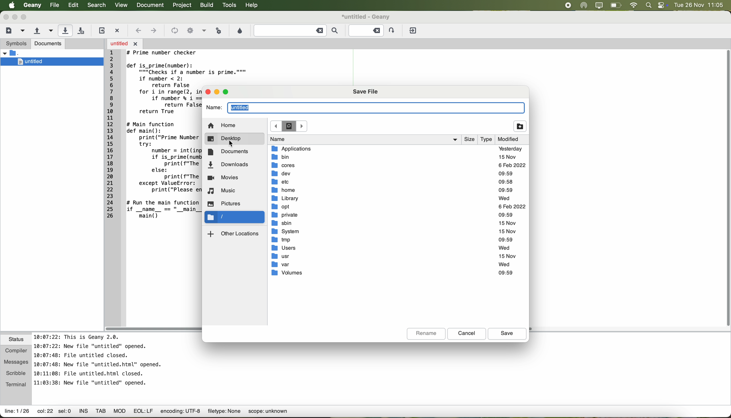 The height and width of the screenshot is (418, 731). What do you see at coordinates (392, 272) in the screenshot?
I see `volumes` at bounding box center [392, 272].